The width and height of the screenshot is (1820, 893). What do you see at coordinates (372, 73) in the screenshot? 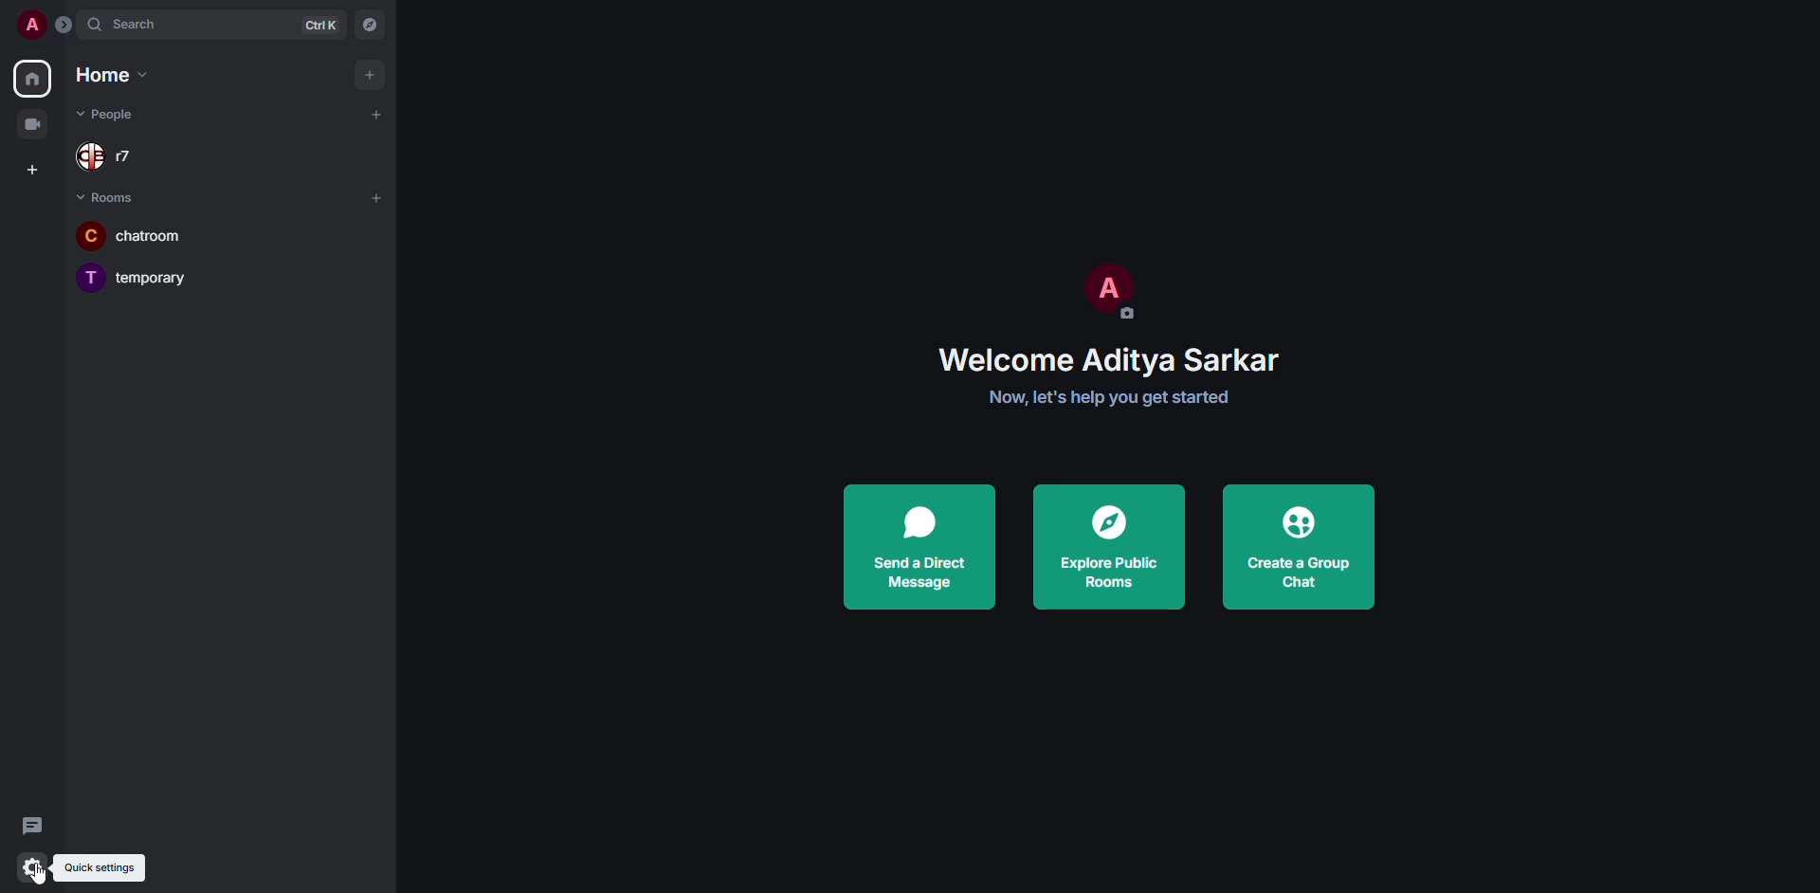
I see `add` at bounding box center [372, 73].